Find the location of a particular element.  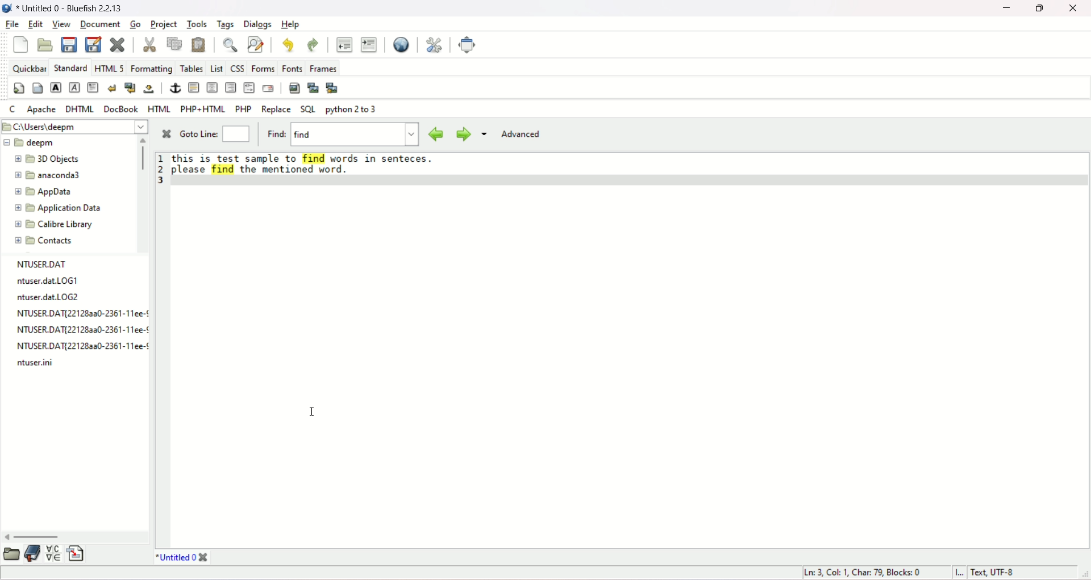

location is located at coordinates (74, 126).